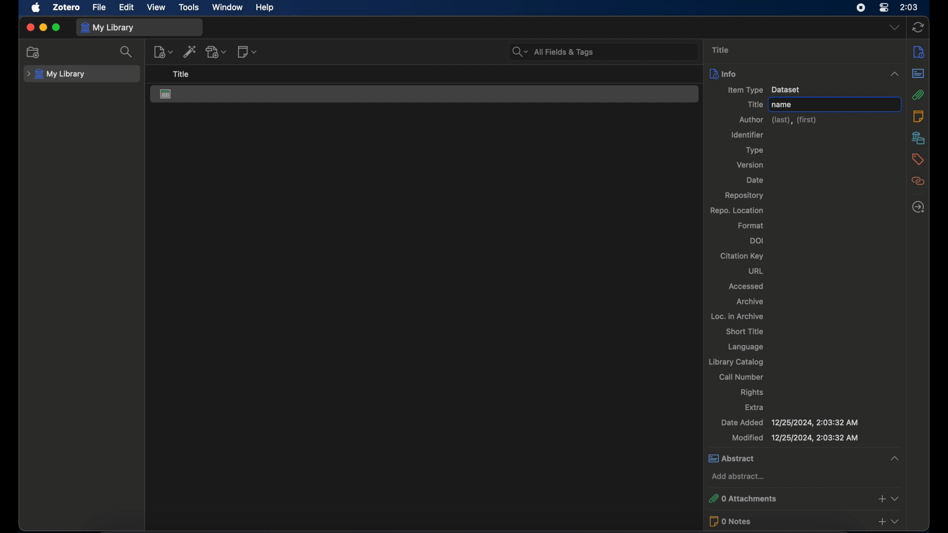  I want to click on identifier, so click(747, 135).